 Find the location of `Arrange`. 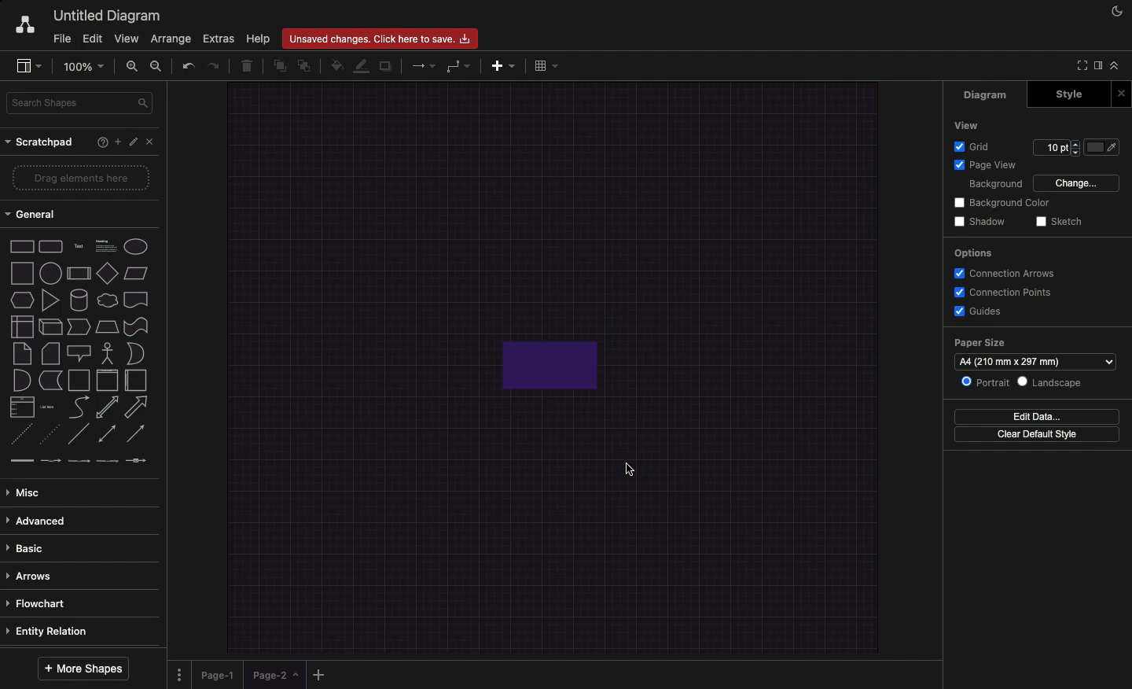

Arrange is located at coordinates (172, 40).